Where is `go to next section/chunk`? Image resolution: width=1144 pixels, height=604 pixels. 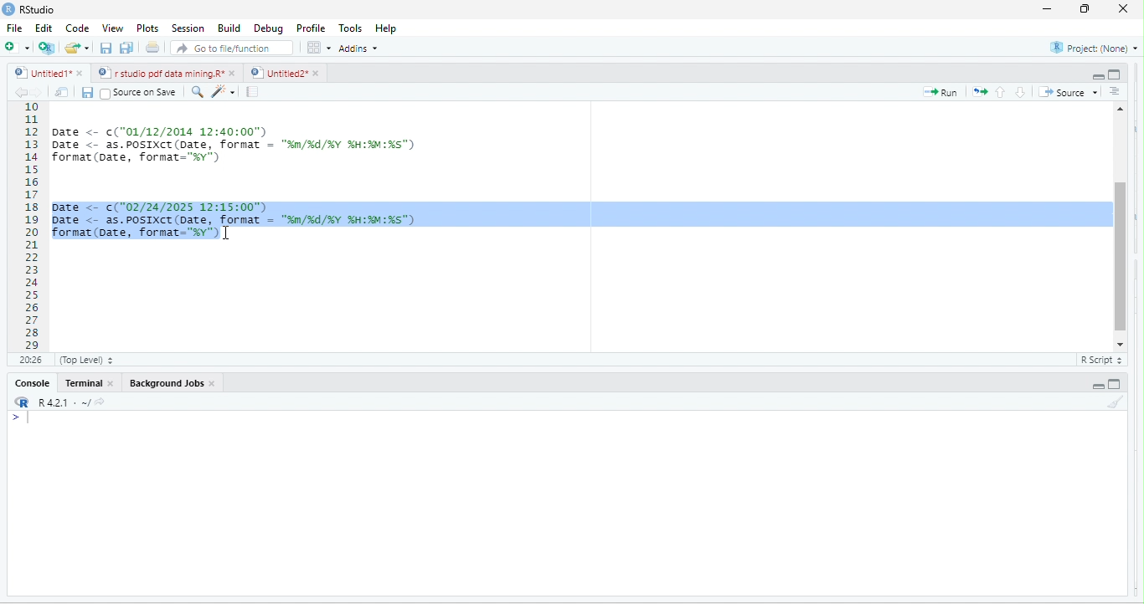 go to next section/chunk is located at coordinates (1021, 92).